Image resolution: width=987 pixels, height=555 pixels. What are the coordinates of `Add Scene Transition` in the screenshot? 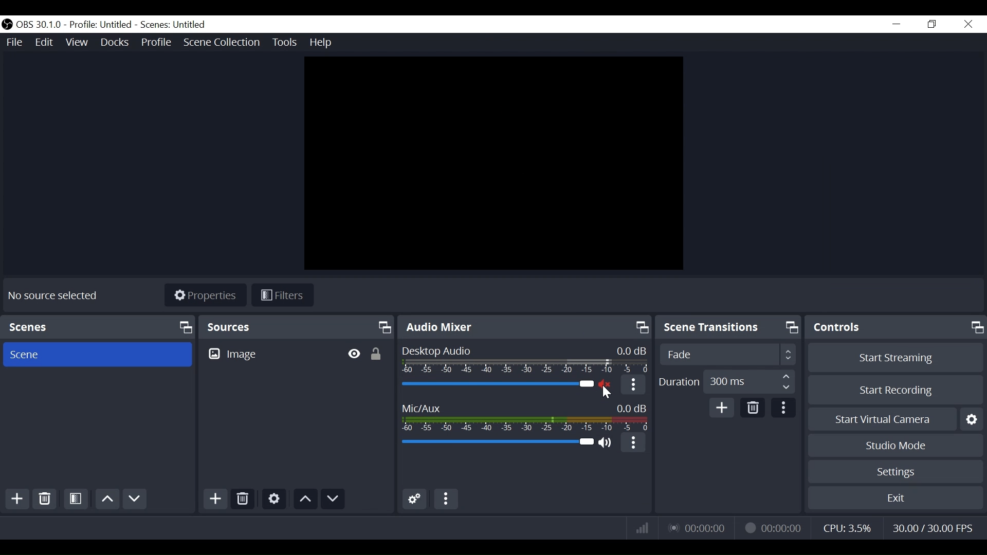 It's located at (724, 408).